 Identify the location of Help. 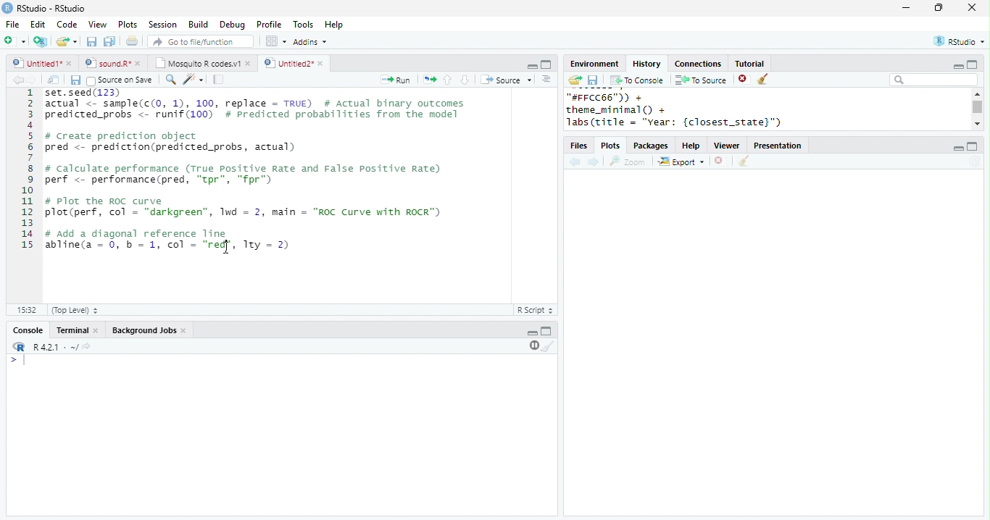
(334, 25).